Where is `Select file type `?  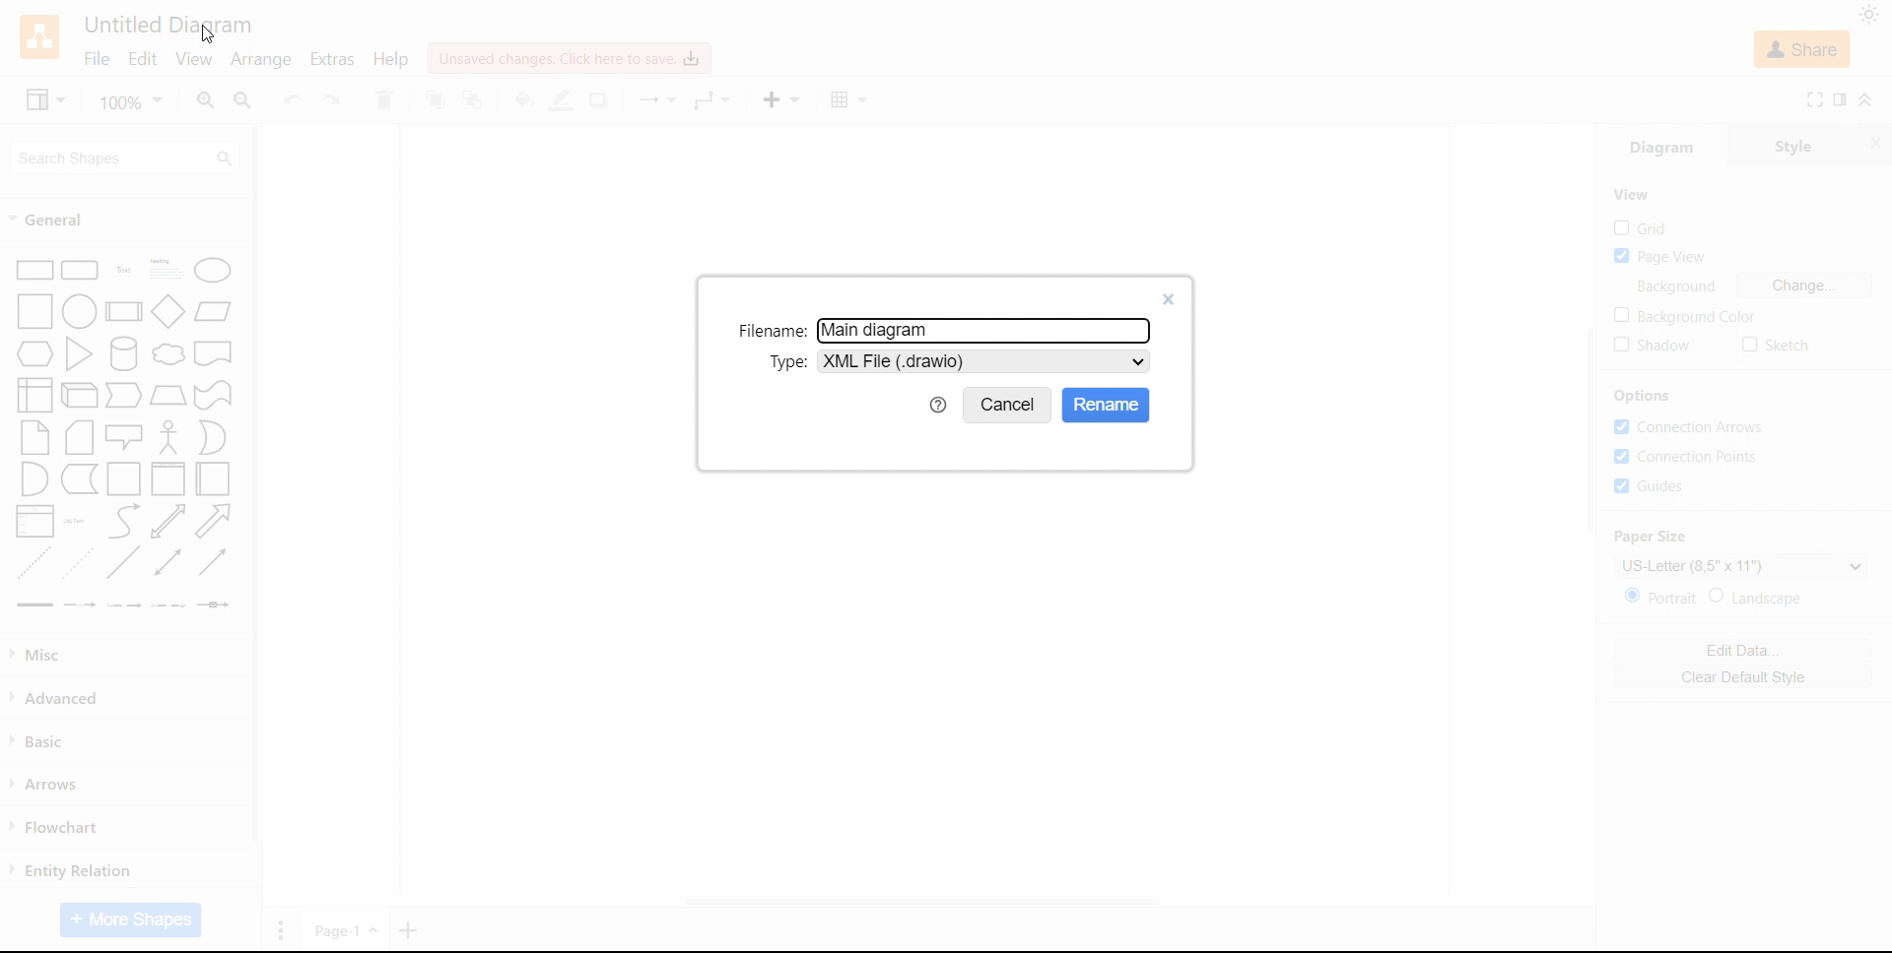
Select file type  is located at coordinates (985, 361).